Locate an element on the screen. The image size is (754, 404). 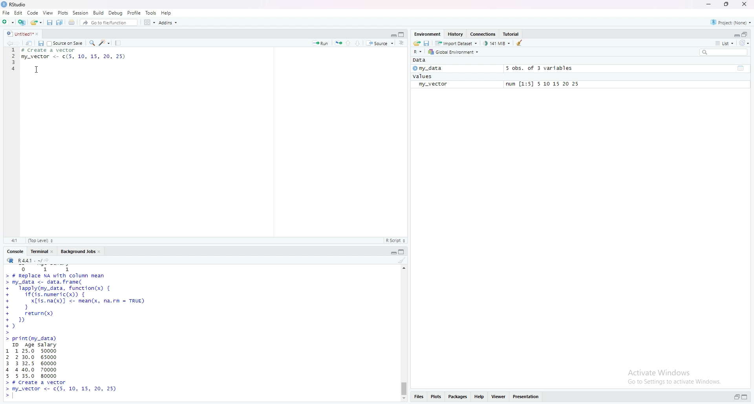
source on save is located at coordinates (66, 43).